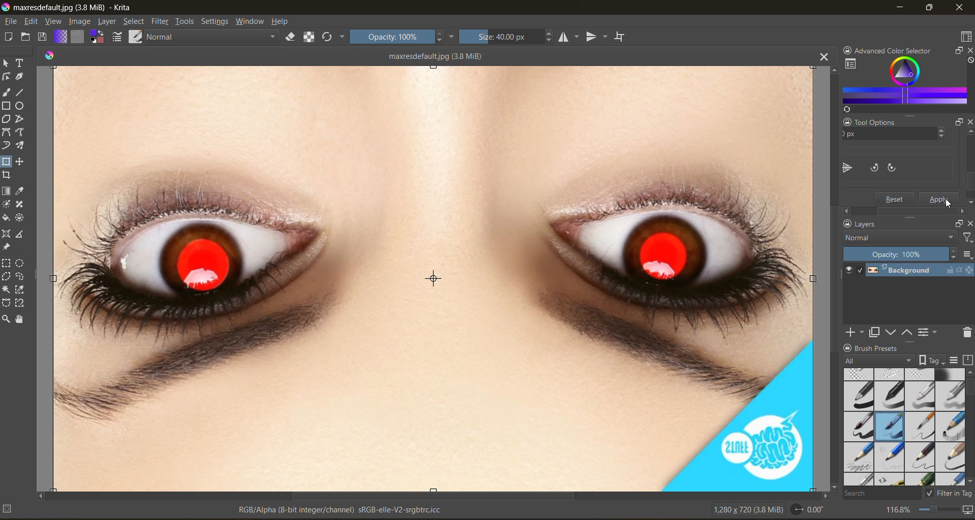 This screenshot has height=520, width=975. I want to click on float docker, so click(959, 223).